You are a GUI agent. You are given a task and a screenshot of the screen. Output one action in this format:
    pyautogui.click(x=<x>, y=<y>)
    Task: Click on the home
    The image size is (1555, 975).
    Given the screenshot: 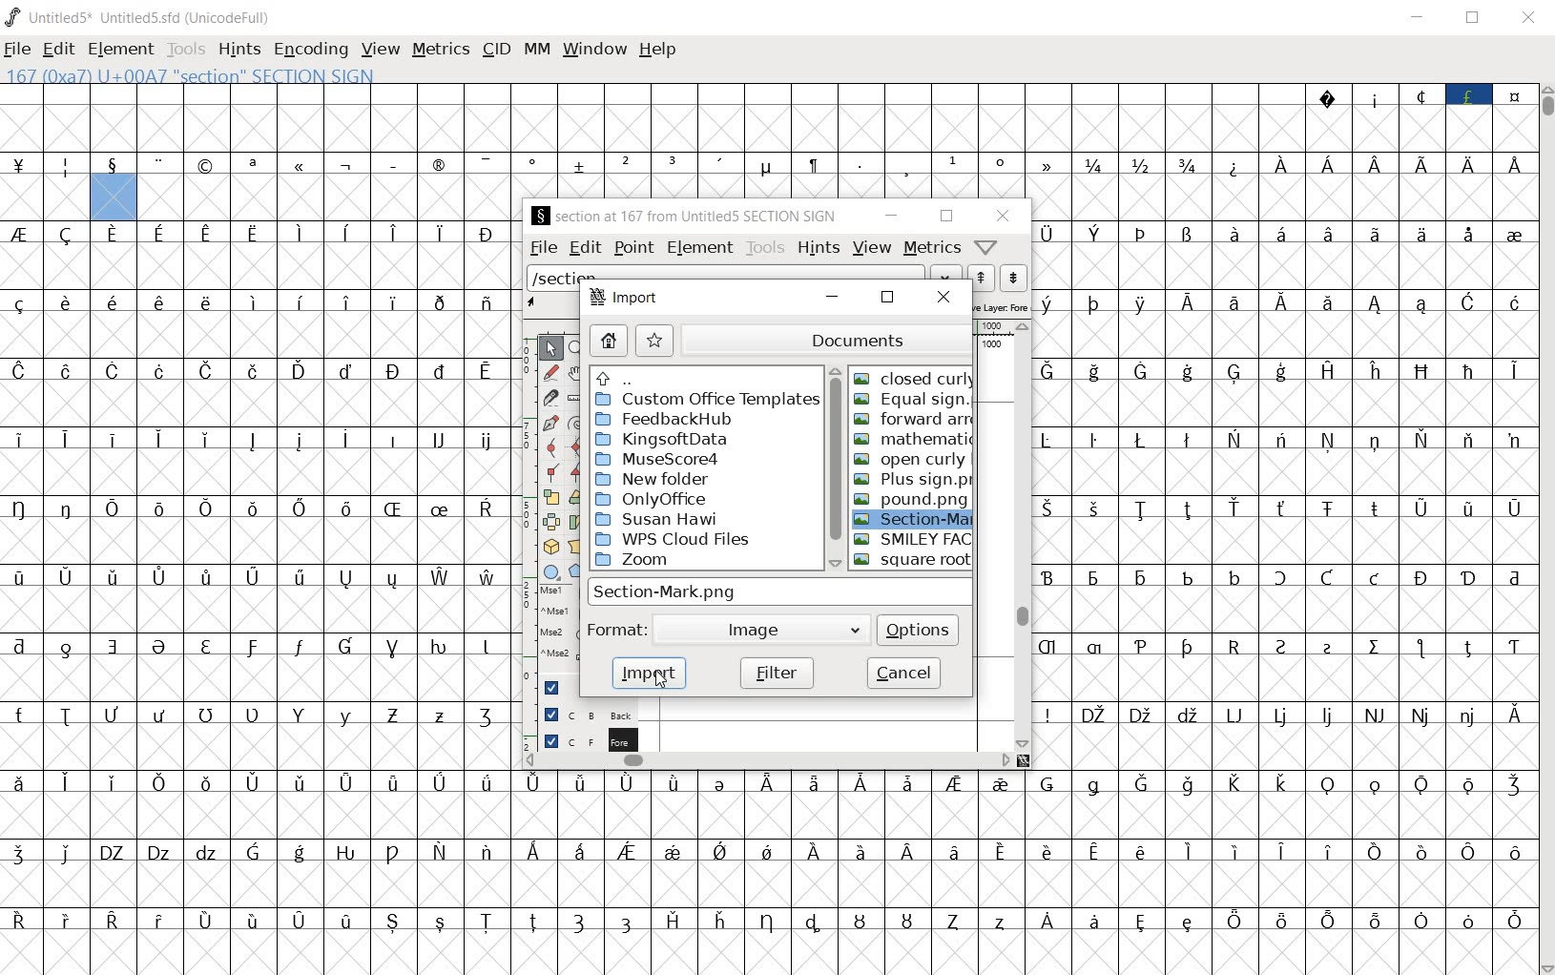 What is the action you would take?
    pyautogui.click(x=609, y=342)
    